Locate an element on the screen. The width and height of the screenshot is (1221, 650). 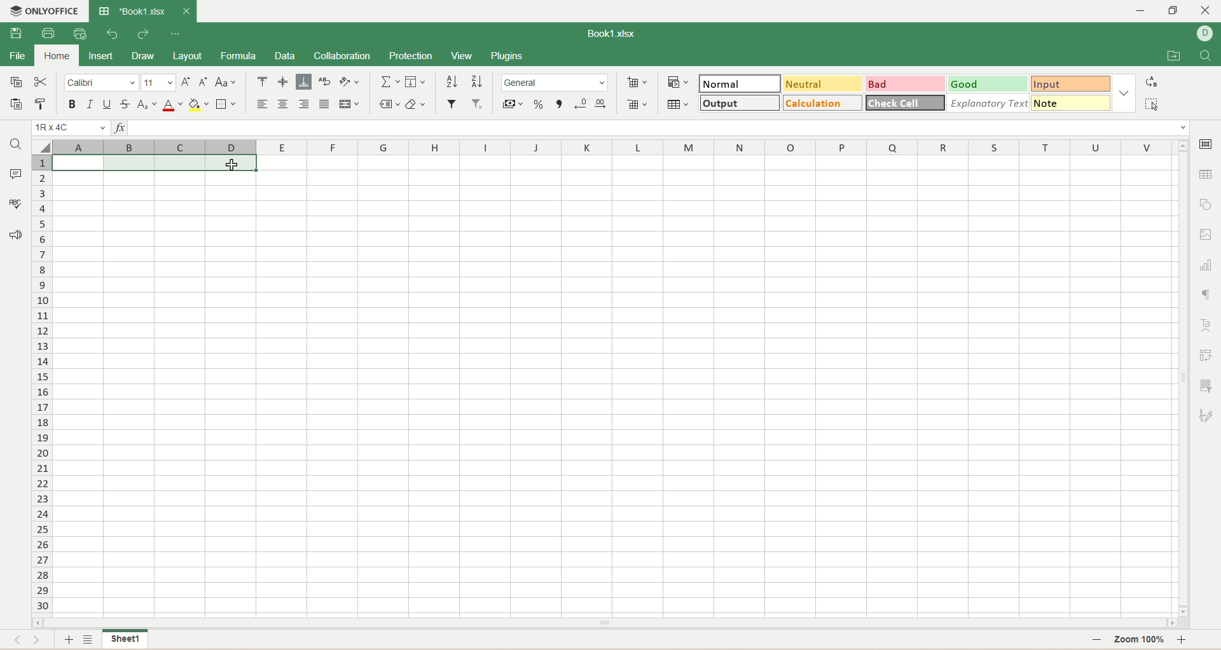
image settings is located at coordinates (1207, 234).